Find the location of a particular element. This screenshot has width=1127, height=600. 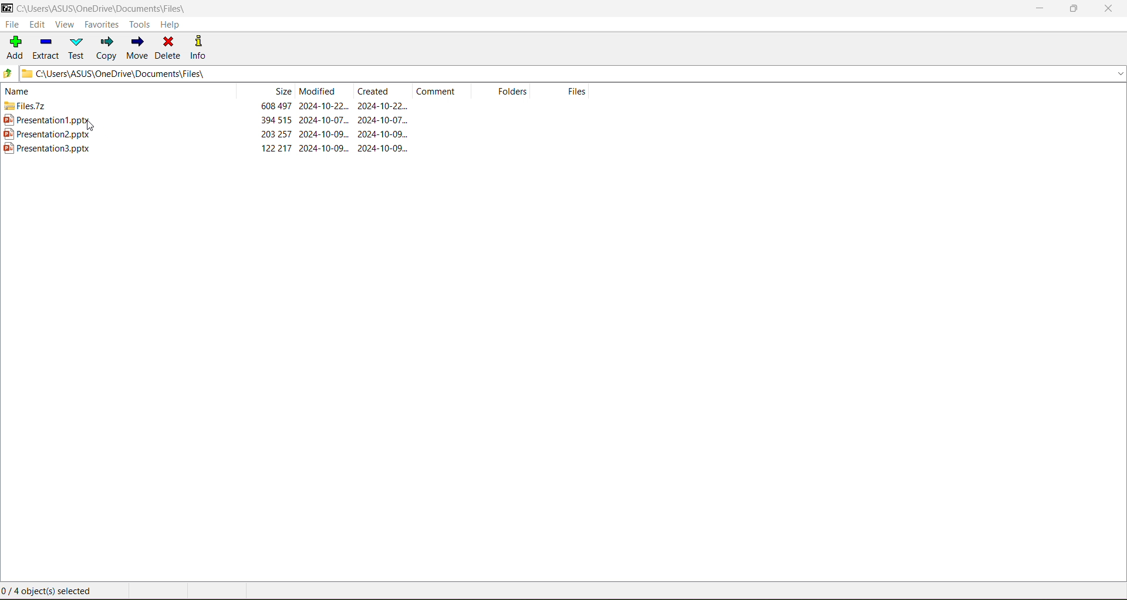

modified is located at coordinates (318, 91).